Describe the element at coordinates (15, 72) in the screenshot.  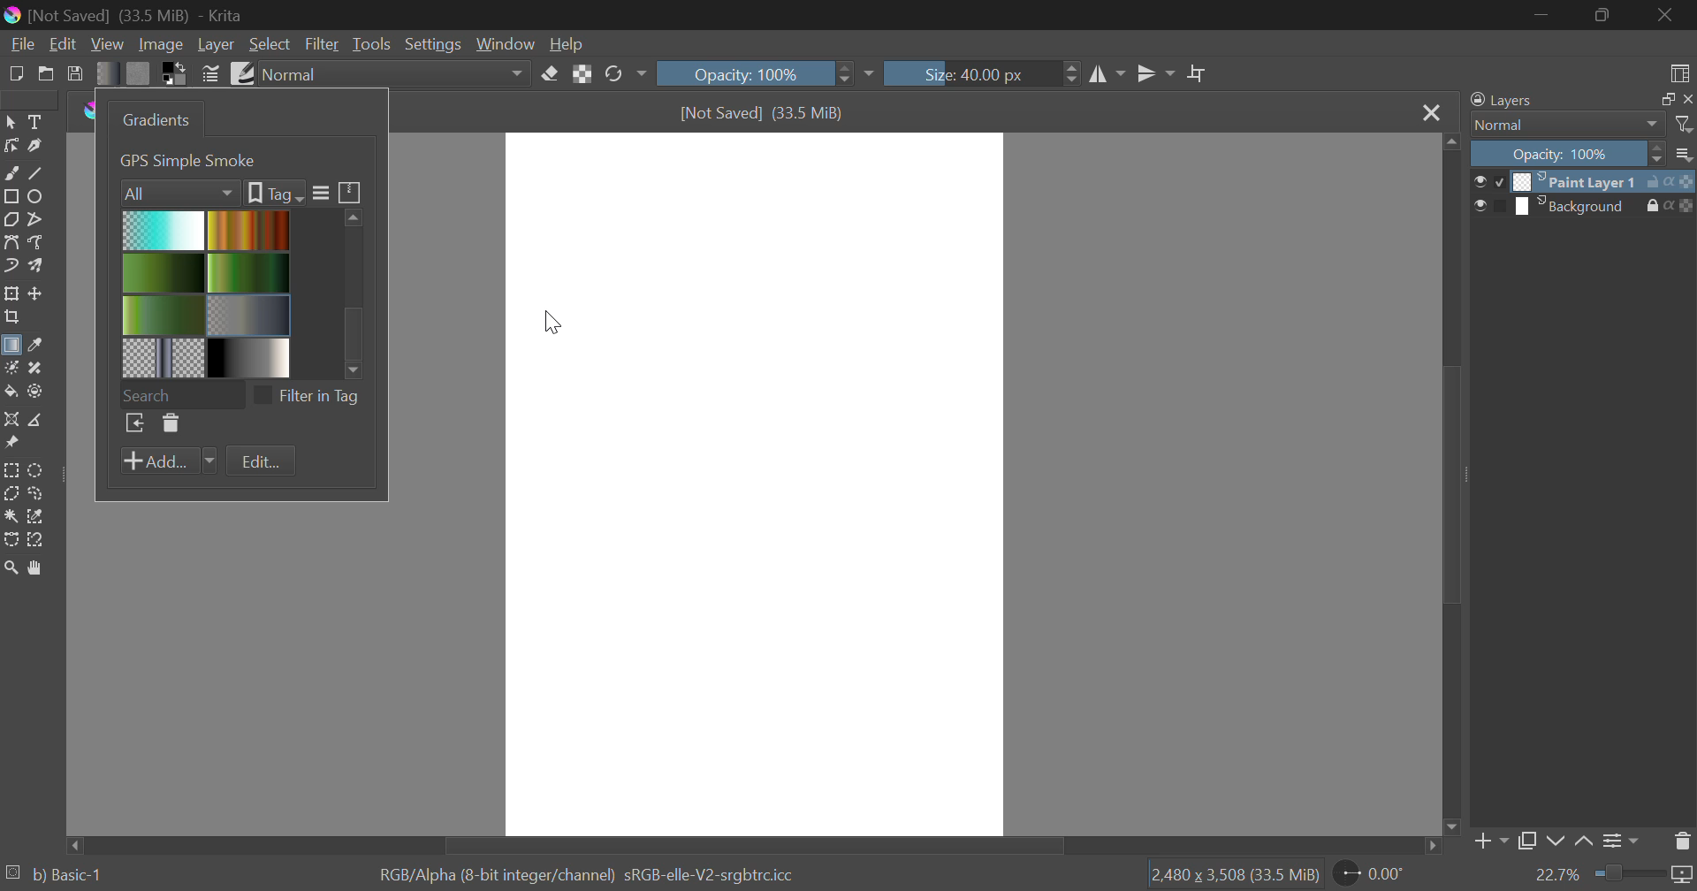
I see `New` at that location.